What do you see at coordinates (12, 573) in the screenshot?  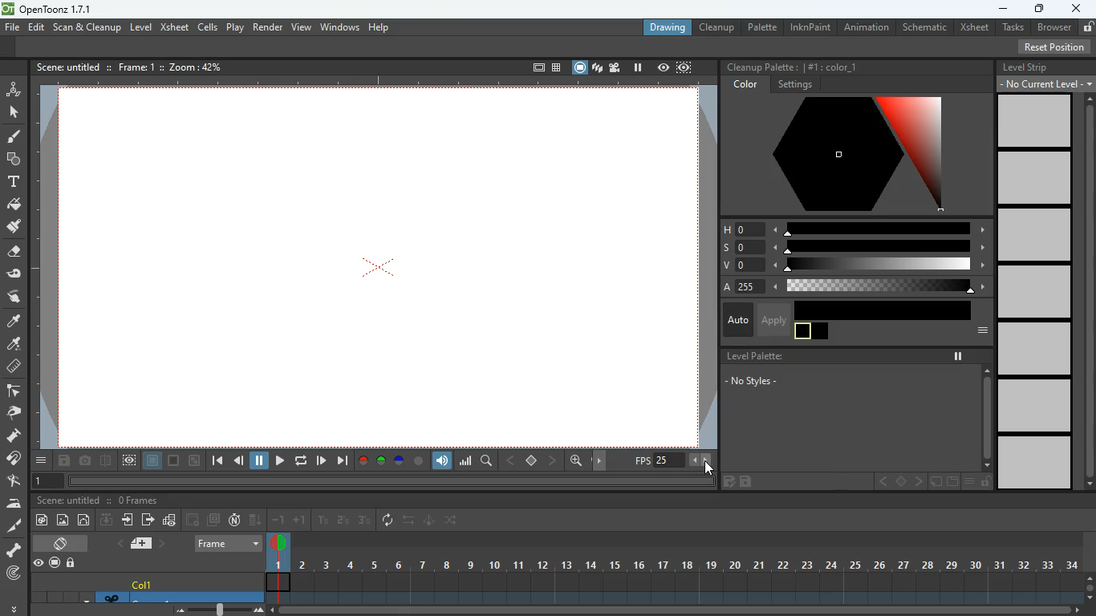 I see `radar` at bounding box center [12, 573].